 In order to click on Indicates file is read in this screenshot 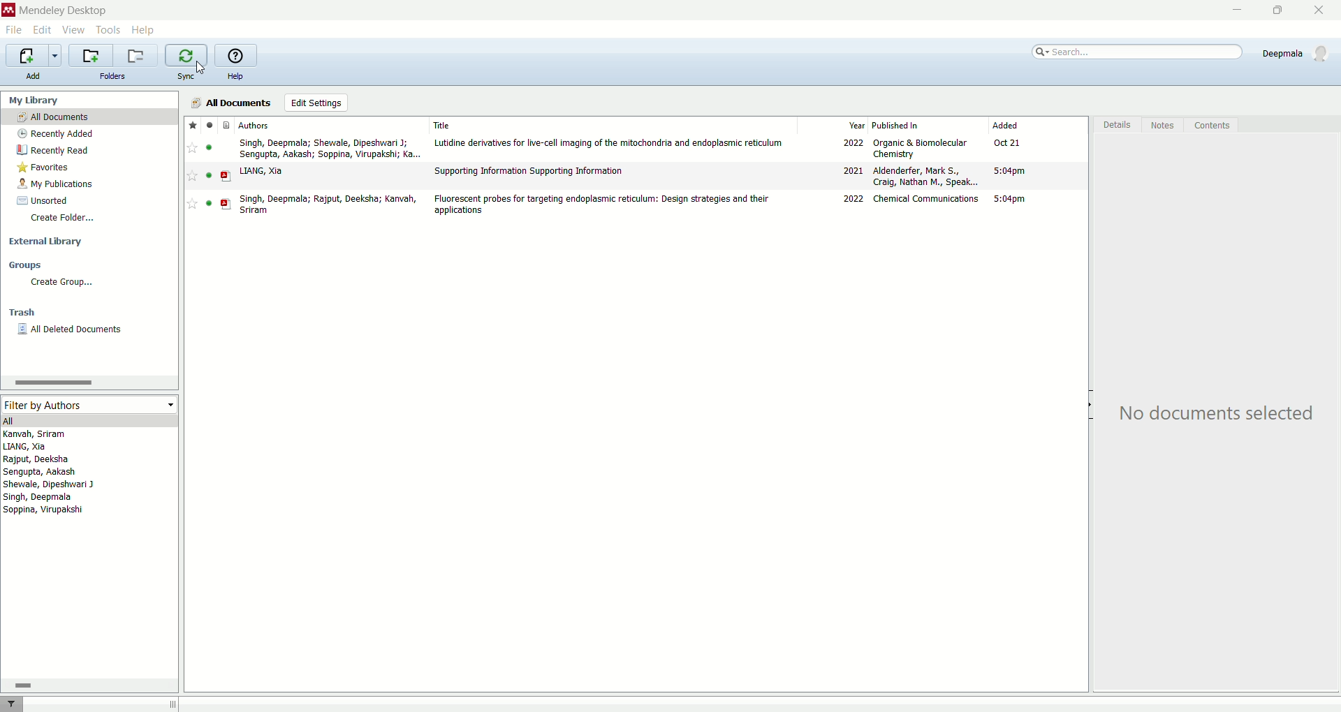, I will do `click(209, 204)`.